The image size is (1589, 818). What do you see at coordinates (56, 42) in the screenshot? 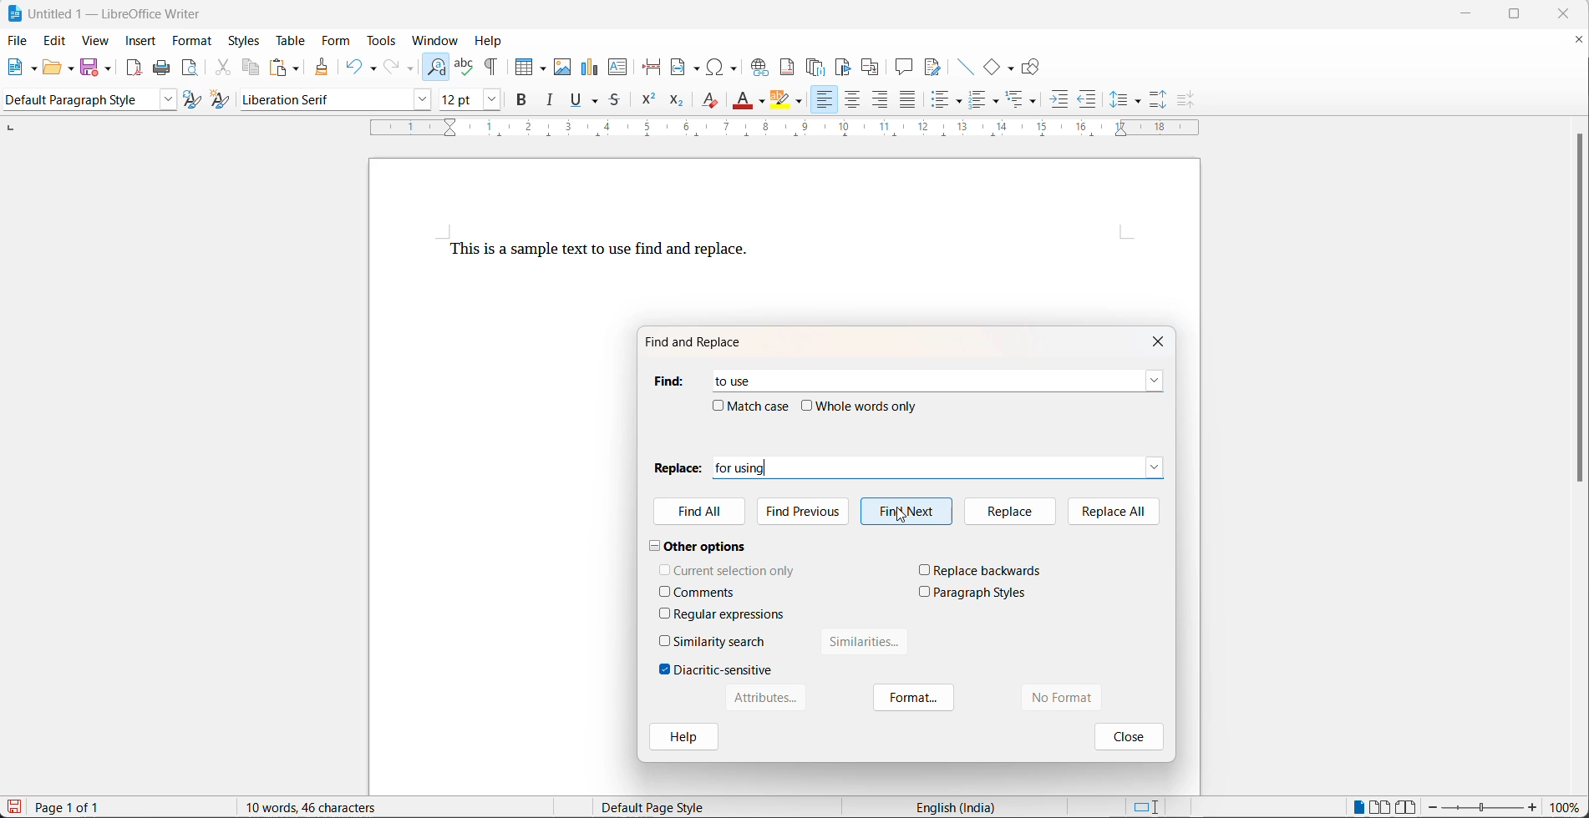
I see `edit` at bounding box center [56, 42].